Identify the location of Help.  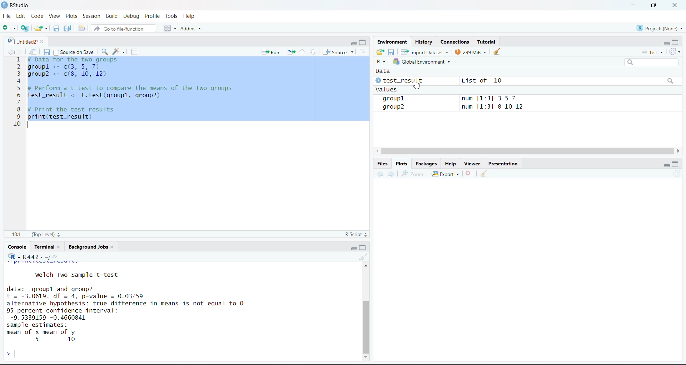
(452, 163).